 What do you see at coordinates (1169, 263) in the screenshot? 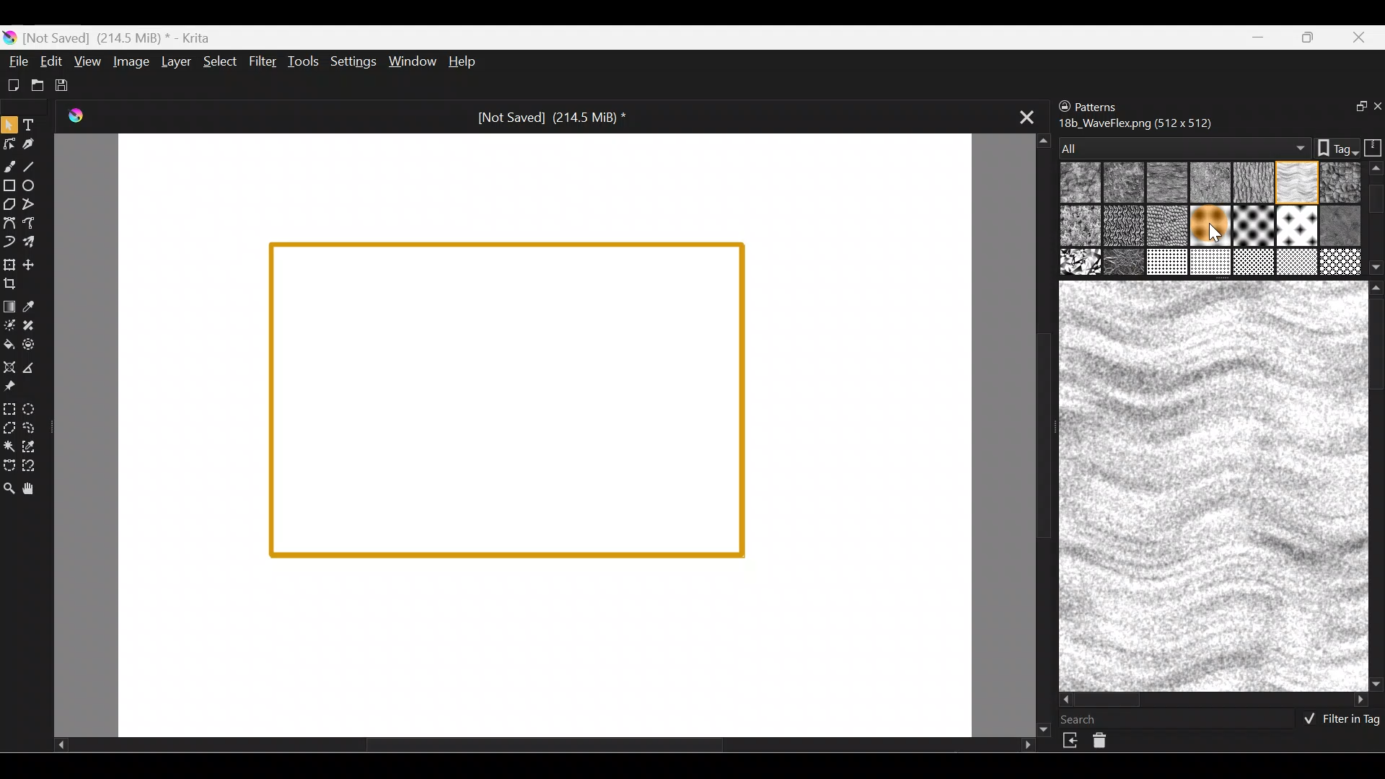
I see `16 Texture_woody.png` at bounding box center [1169, 263].